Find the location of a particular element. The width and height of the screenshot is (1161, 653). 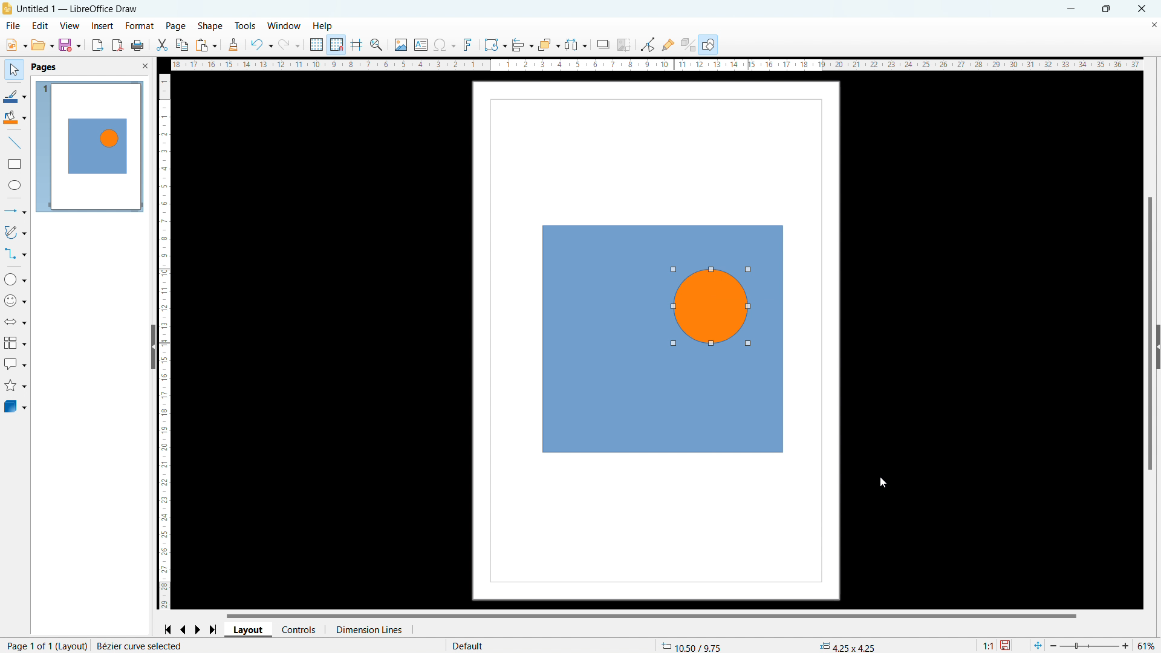

insert is located at coordinates (102, 27).